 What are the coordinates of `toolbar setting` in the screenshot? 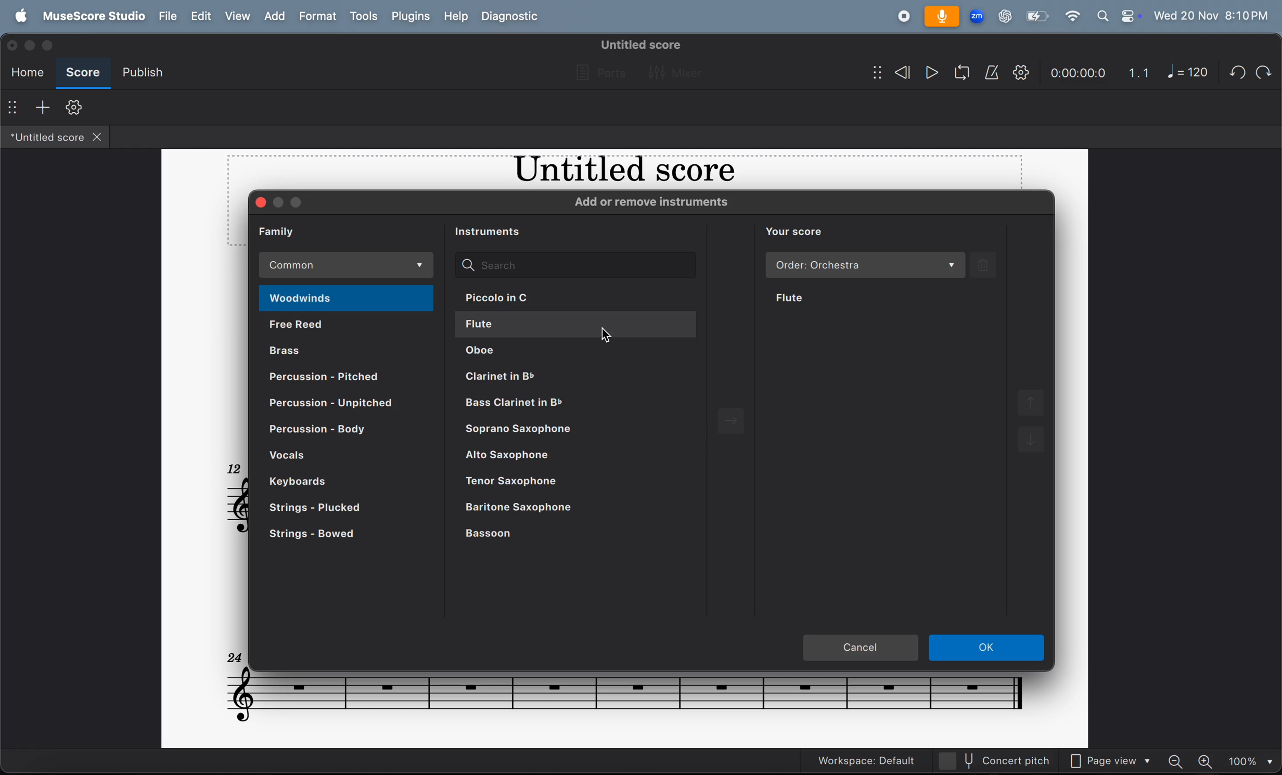 It's located at (74, 107).